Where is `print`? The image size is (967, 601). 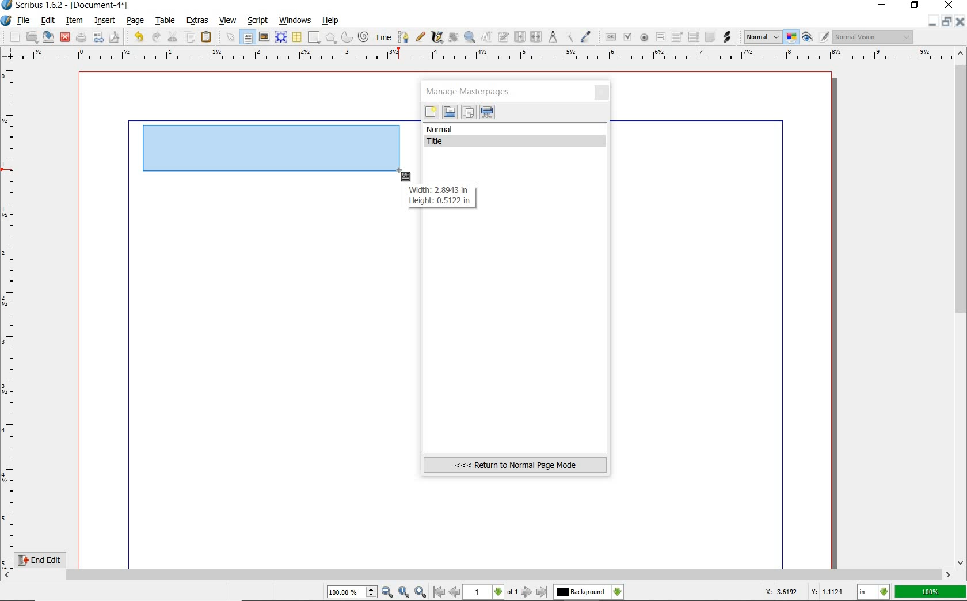
print is located at coordinates (81, 37).